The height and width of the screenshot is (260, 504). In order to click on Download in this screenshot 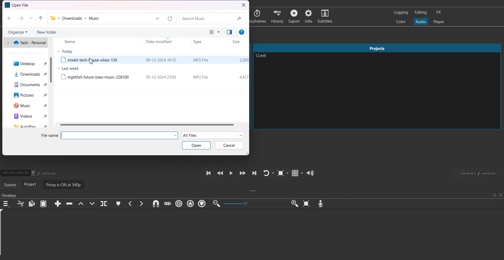, I will do `click(28, 74)`.